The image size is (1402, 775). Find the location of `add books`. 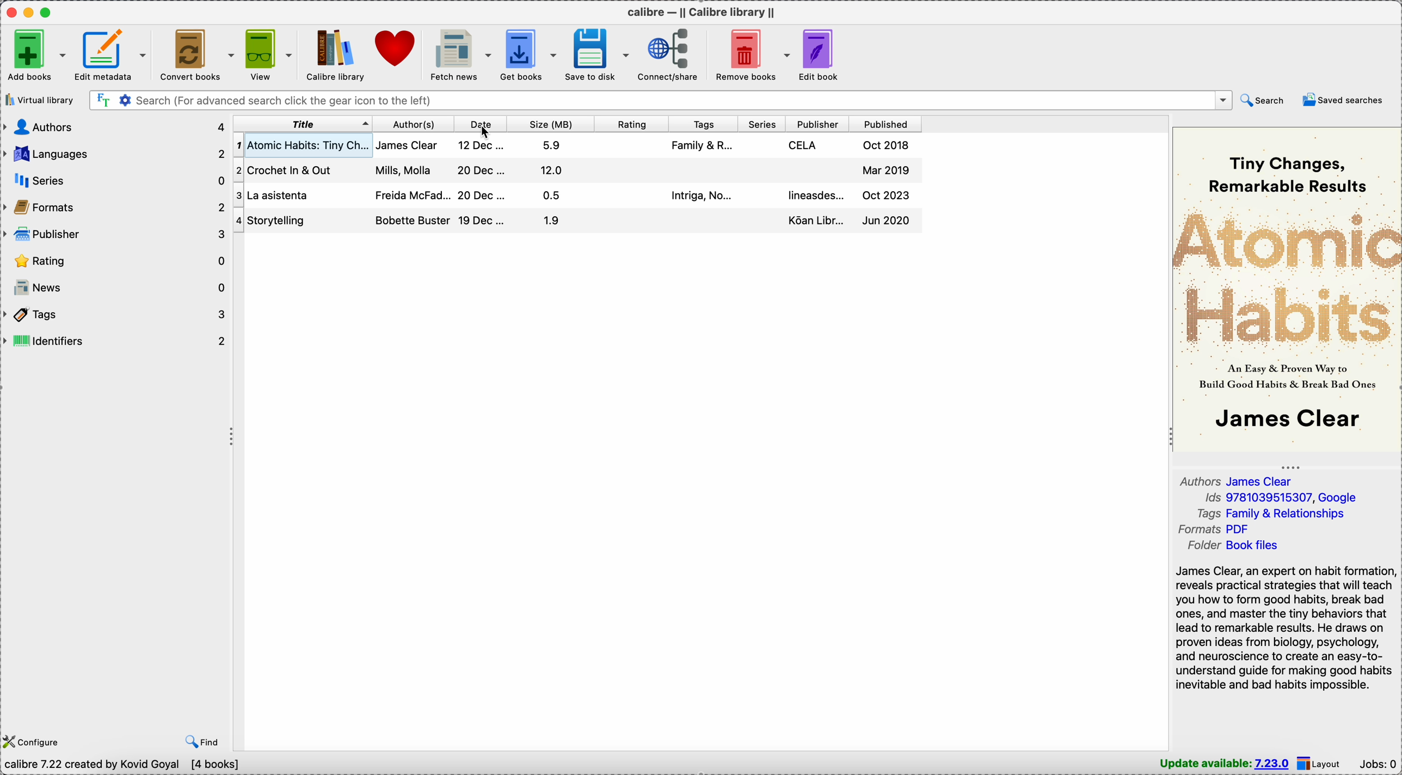

add books is located at coordinates (35, 56).